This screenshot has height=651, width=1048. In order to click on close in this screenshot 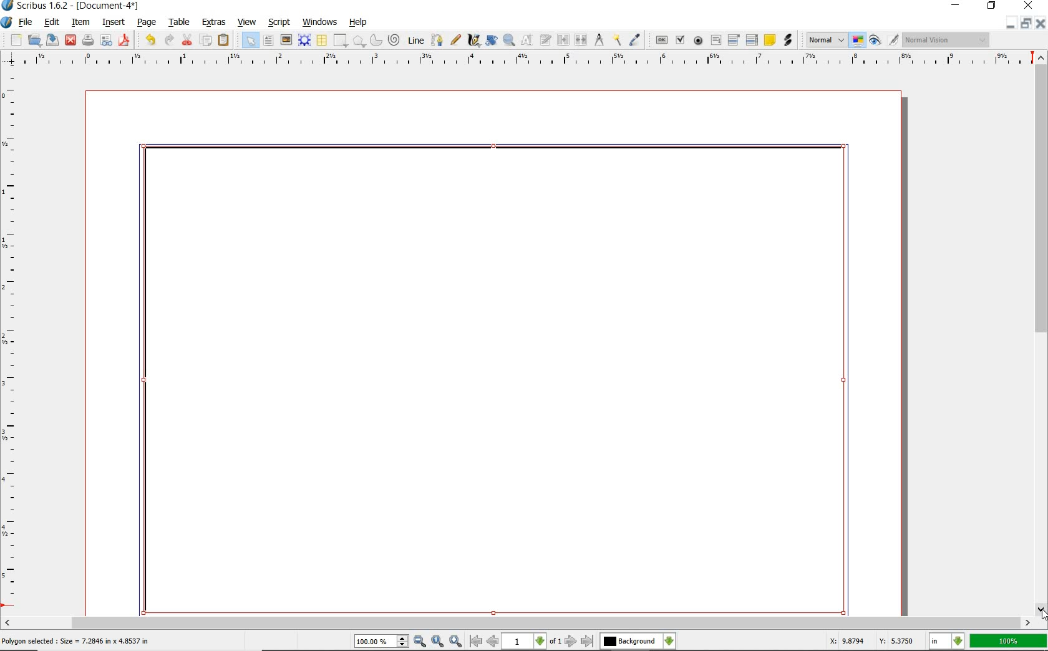, I will do `click(1028, 6)`.